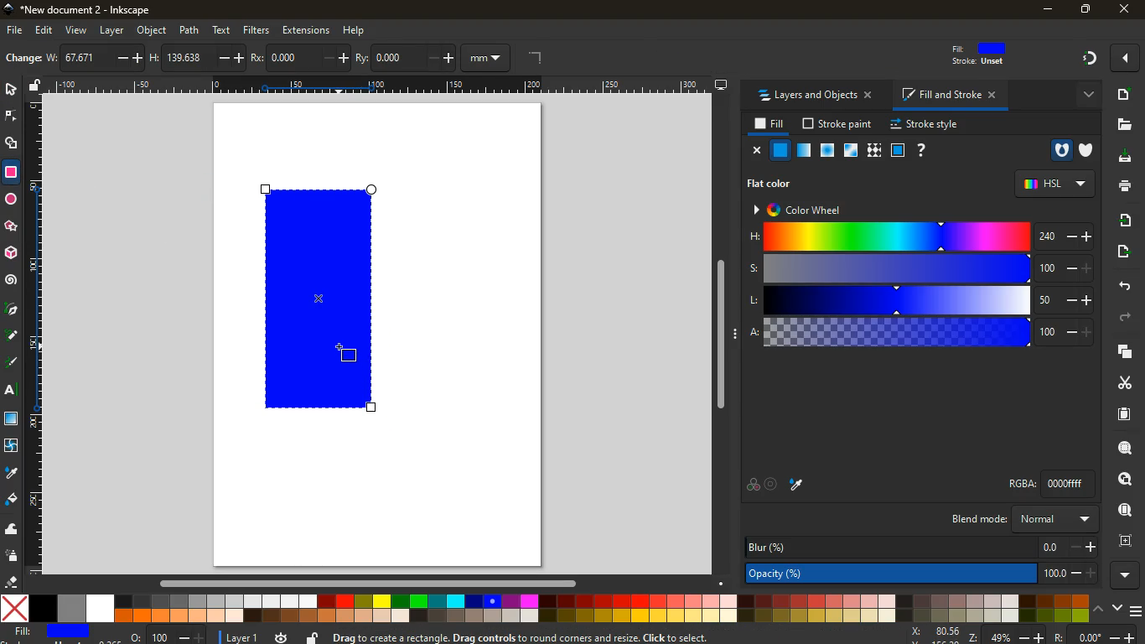 This screenshot has height=644, width=1145. Describe the element at coordinates (8, 91) in the screenshot. I see `select` at that location.